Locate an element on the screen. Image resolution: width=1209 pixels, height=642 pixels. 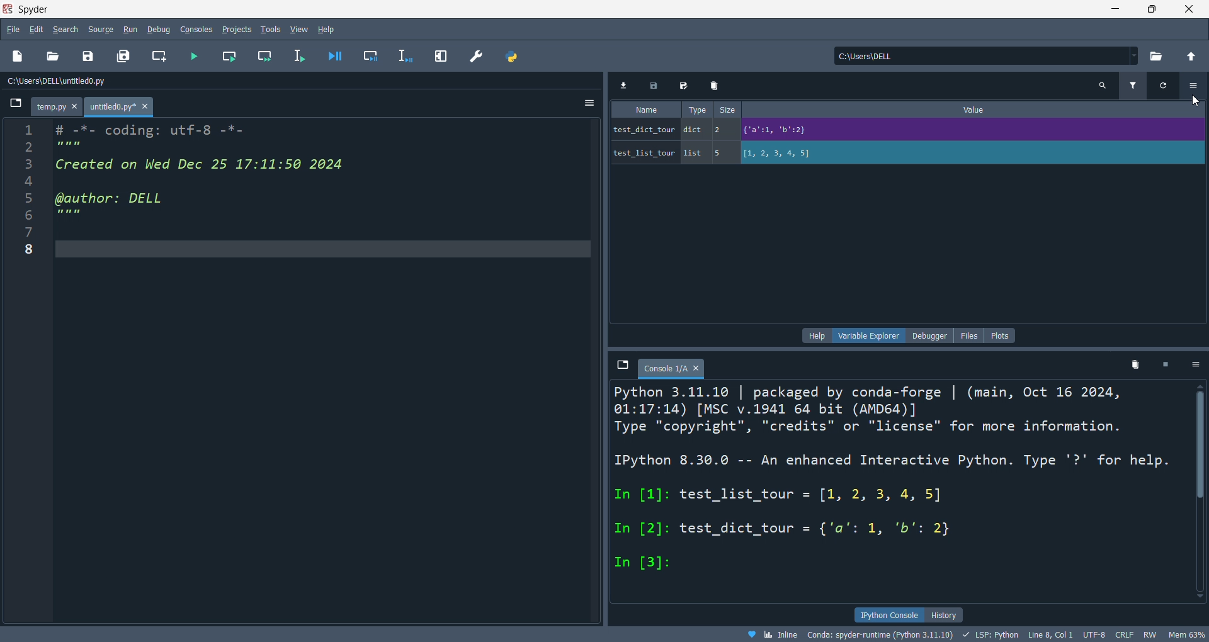
debug file is located at coordinates (334, 57).